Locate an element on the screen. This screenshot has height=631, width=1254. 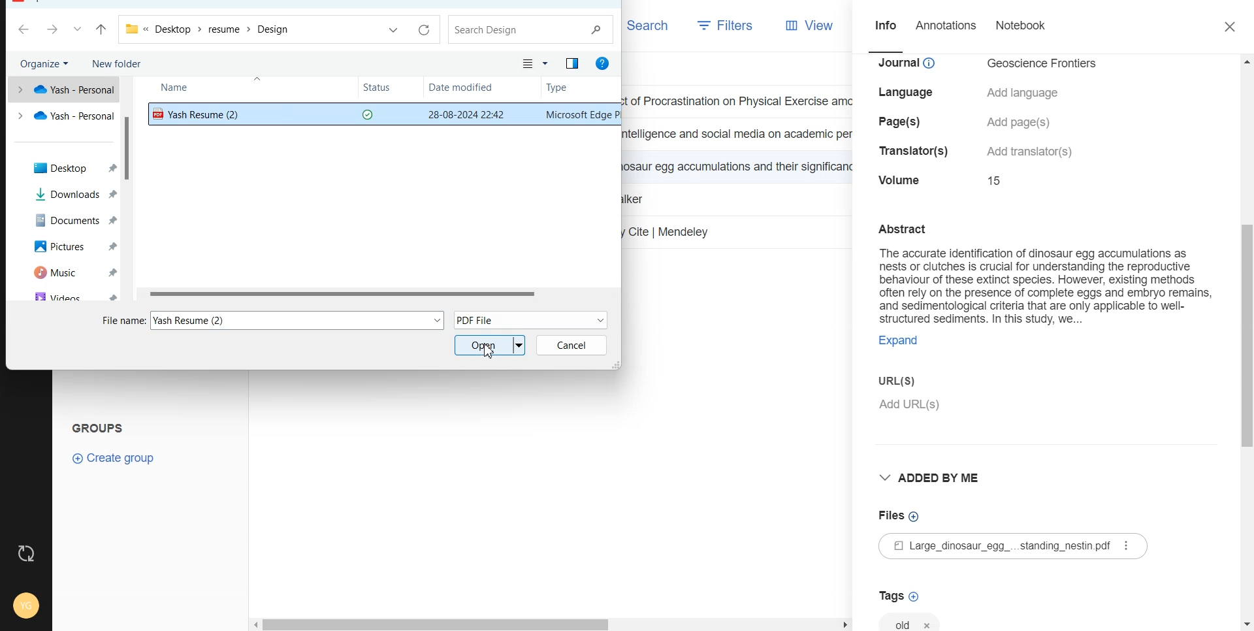
urls is located at coordinates (895, 379).